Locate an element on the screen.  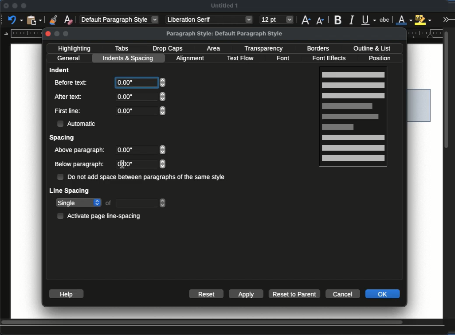
single is located at coordinates (78, 203).